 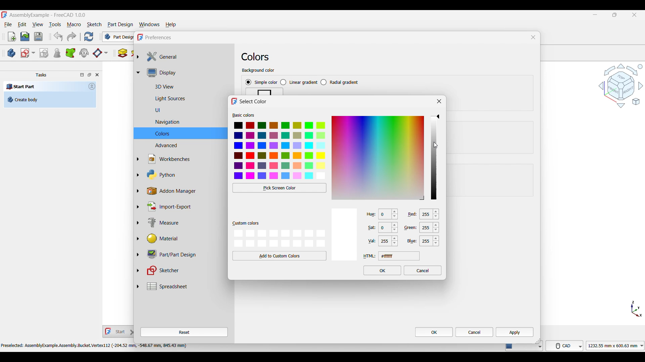 What do you see at coordinates (184, 159) in the screenshot?
I see `Workbench settings` at bounding box center [184, 159].